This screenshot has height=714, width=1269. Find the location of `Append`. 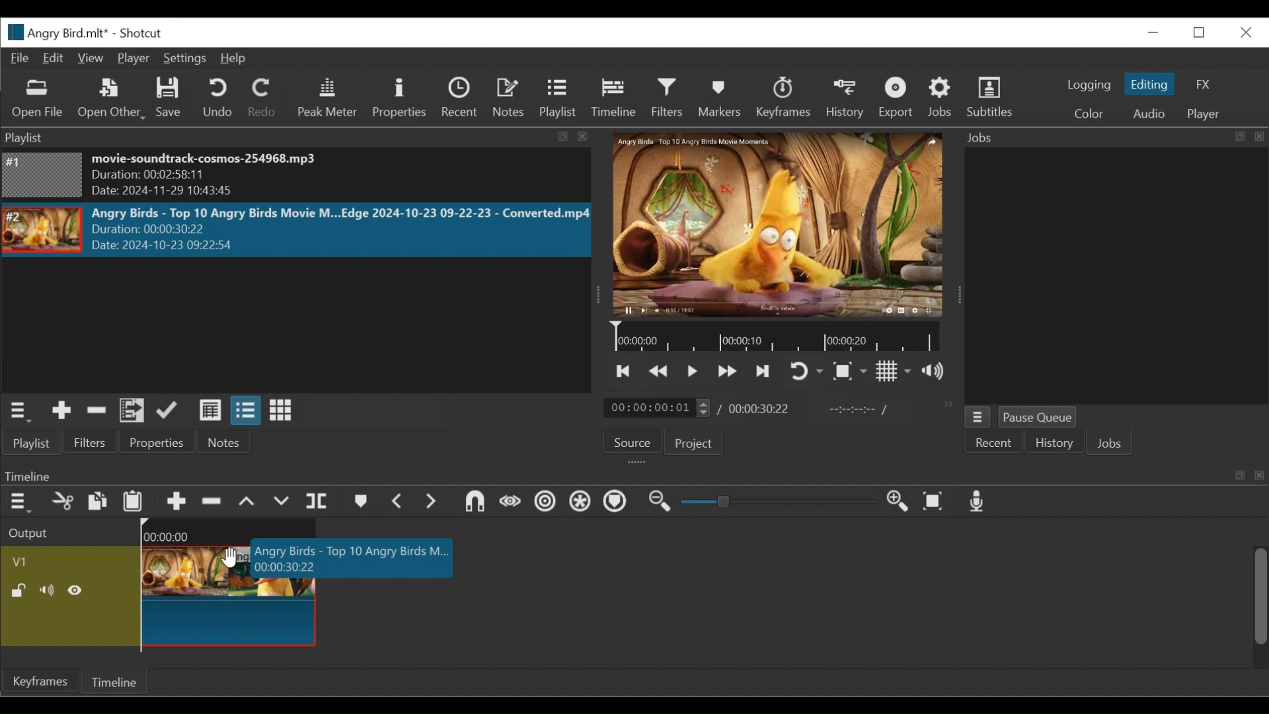

Append is located at coordinates (175, 502).